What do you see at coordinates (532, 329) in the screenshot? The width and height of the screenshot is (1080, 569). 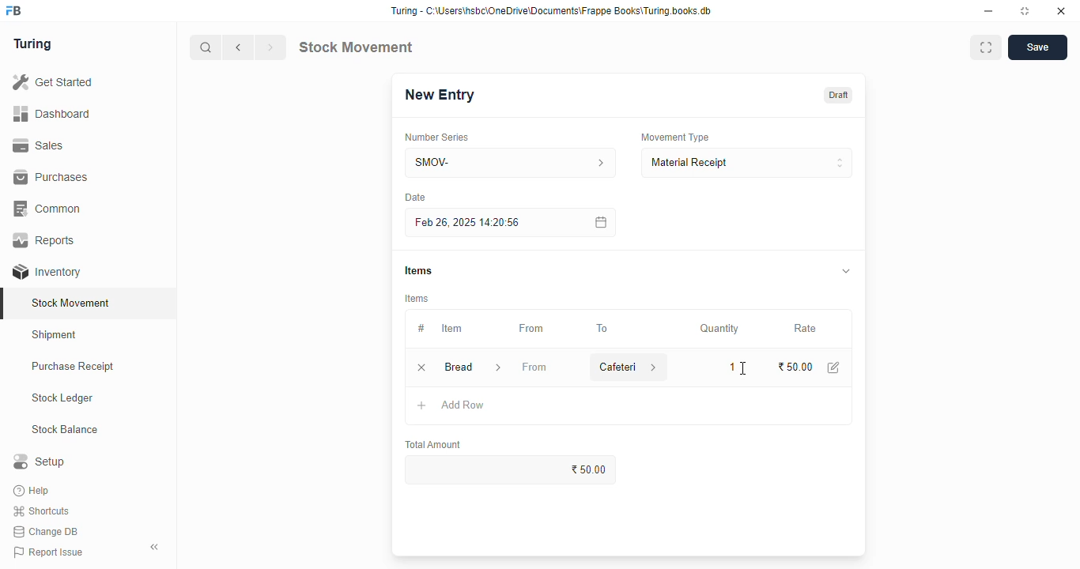 I see `from` at bounding box center [532, 329].